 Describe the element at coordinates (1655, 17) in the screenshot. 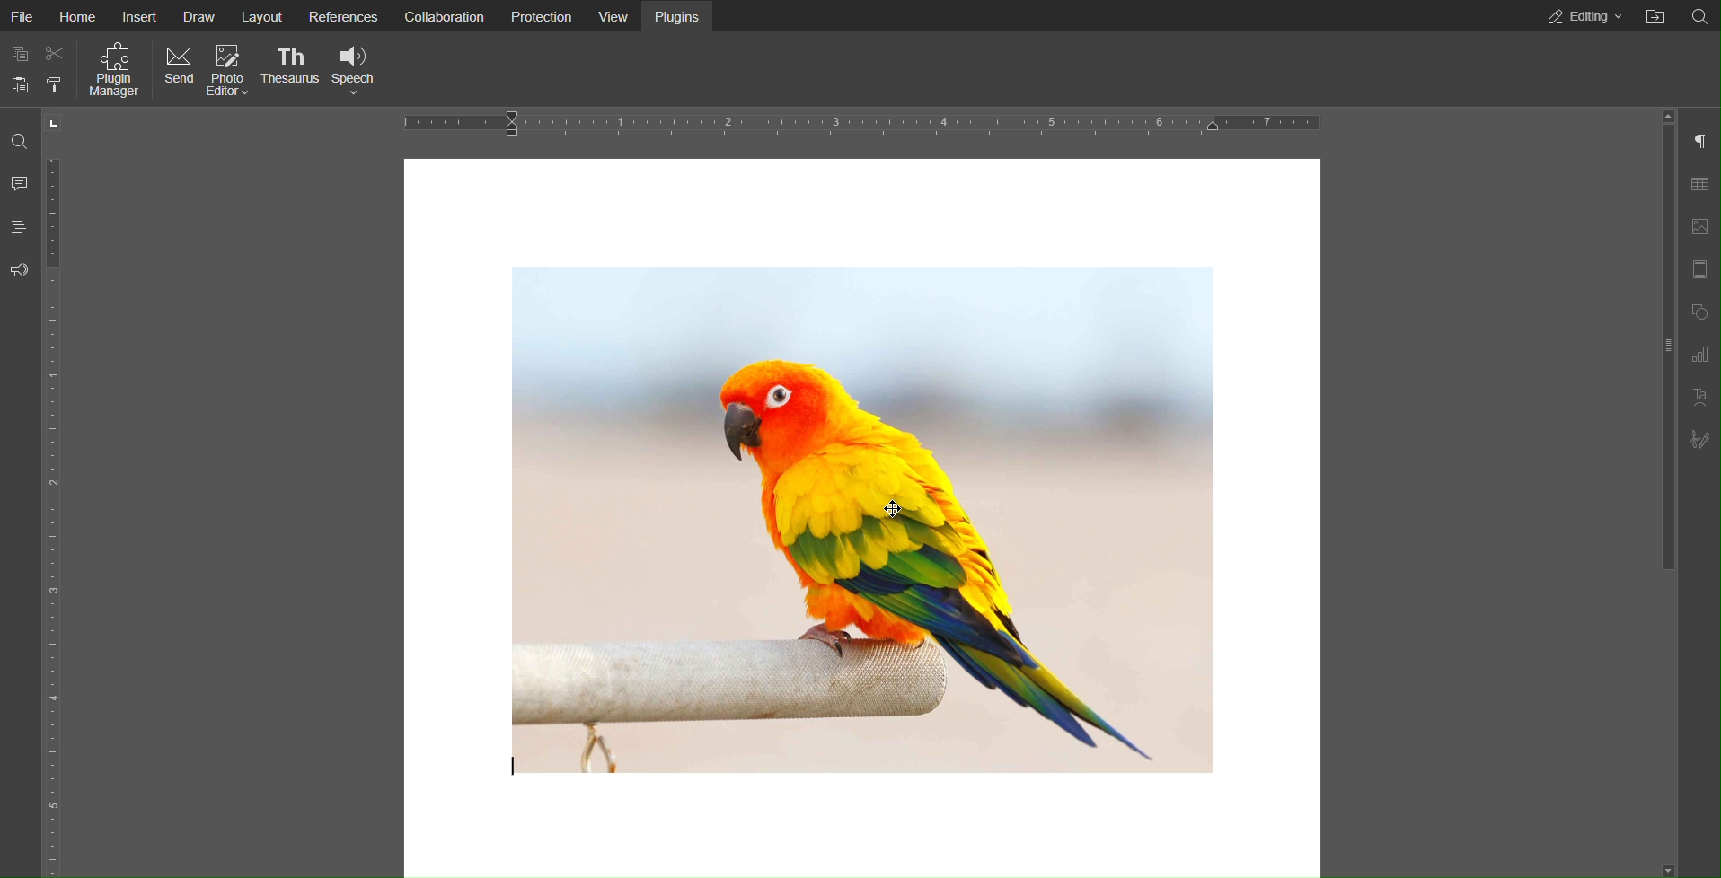

I see `Open File Location` at that location.